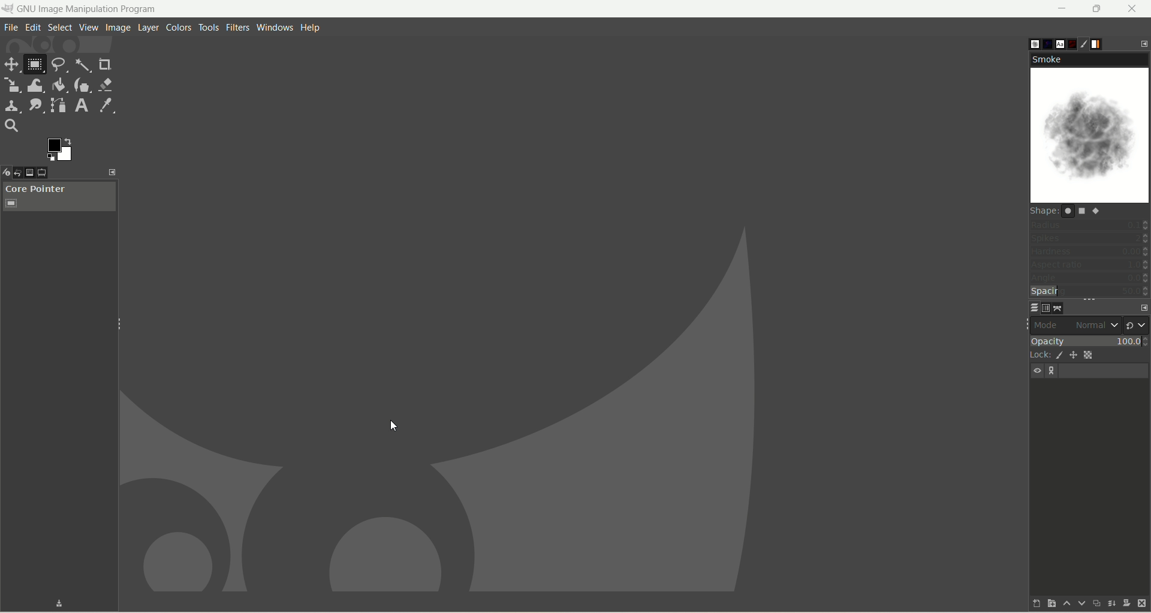  What do you see at coordinates (1071, 211) in the screenshot?
I see `shape` at bounding box center [1071, 211].